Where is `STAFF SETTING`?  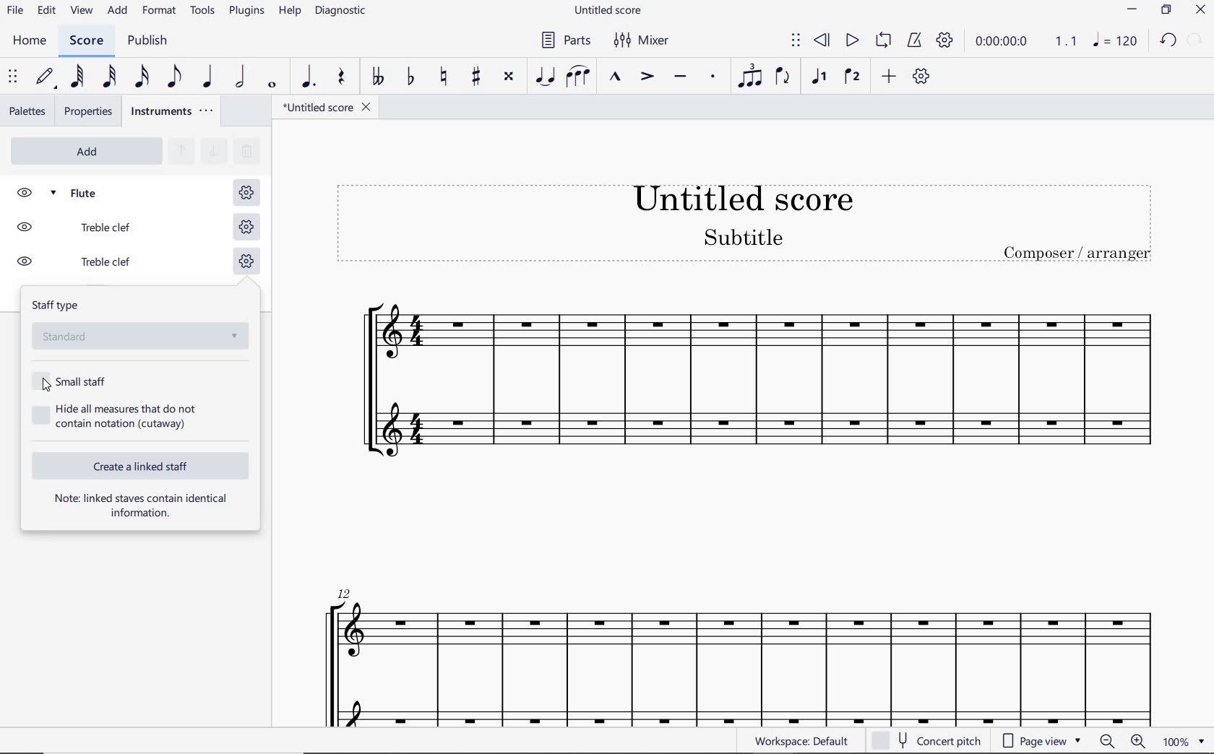 STAFF SETTING is located at coordinates (246, 264).